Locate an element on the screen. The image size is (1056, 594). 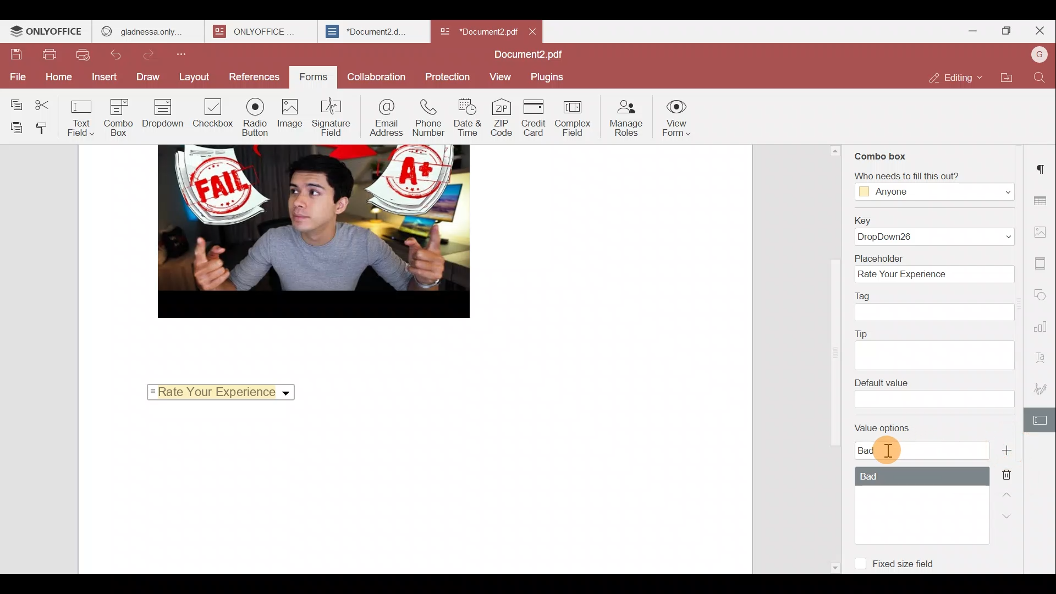
Image is located at coordinates (290, 116).